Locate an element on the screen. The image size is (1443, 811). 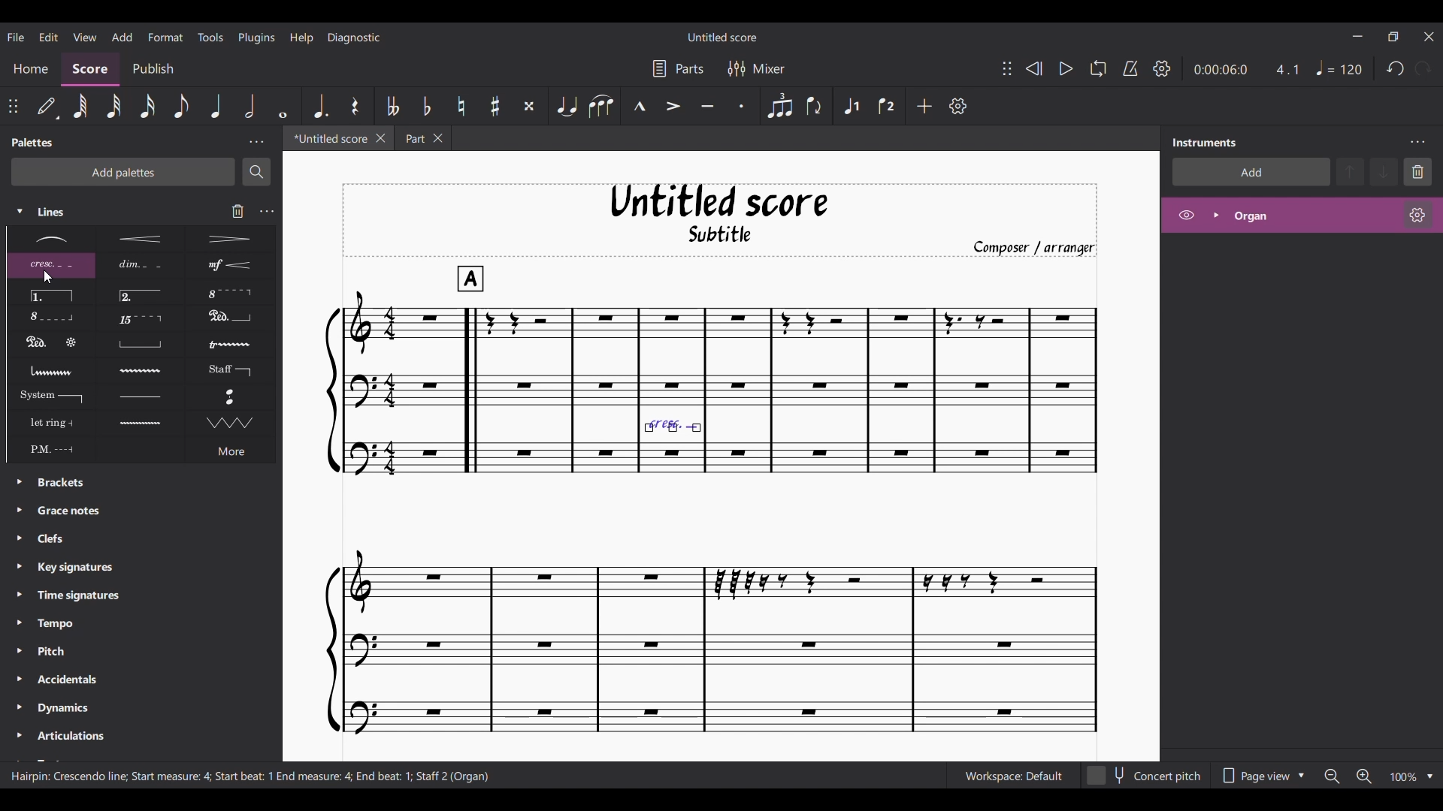
Play is located at coordinates (1066, 69).